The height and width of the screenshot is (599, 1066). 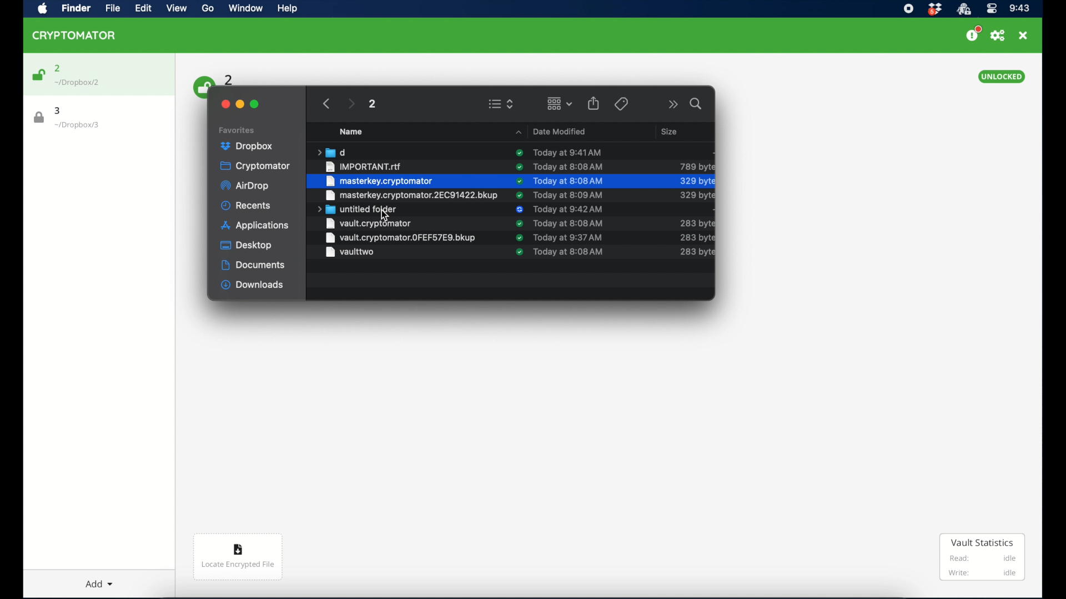 What do you see at coordinates (177, 8) in the screenshot?
I see `view` at bounding box center [177, 8].